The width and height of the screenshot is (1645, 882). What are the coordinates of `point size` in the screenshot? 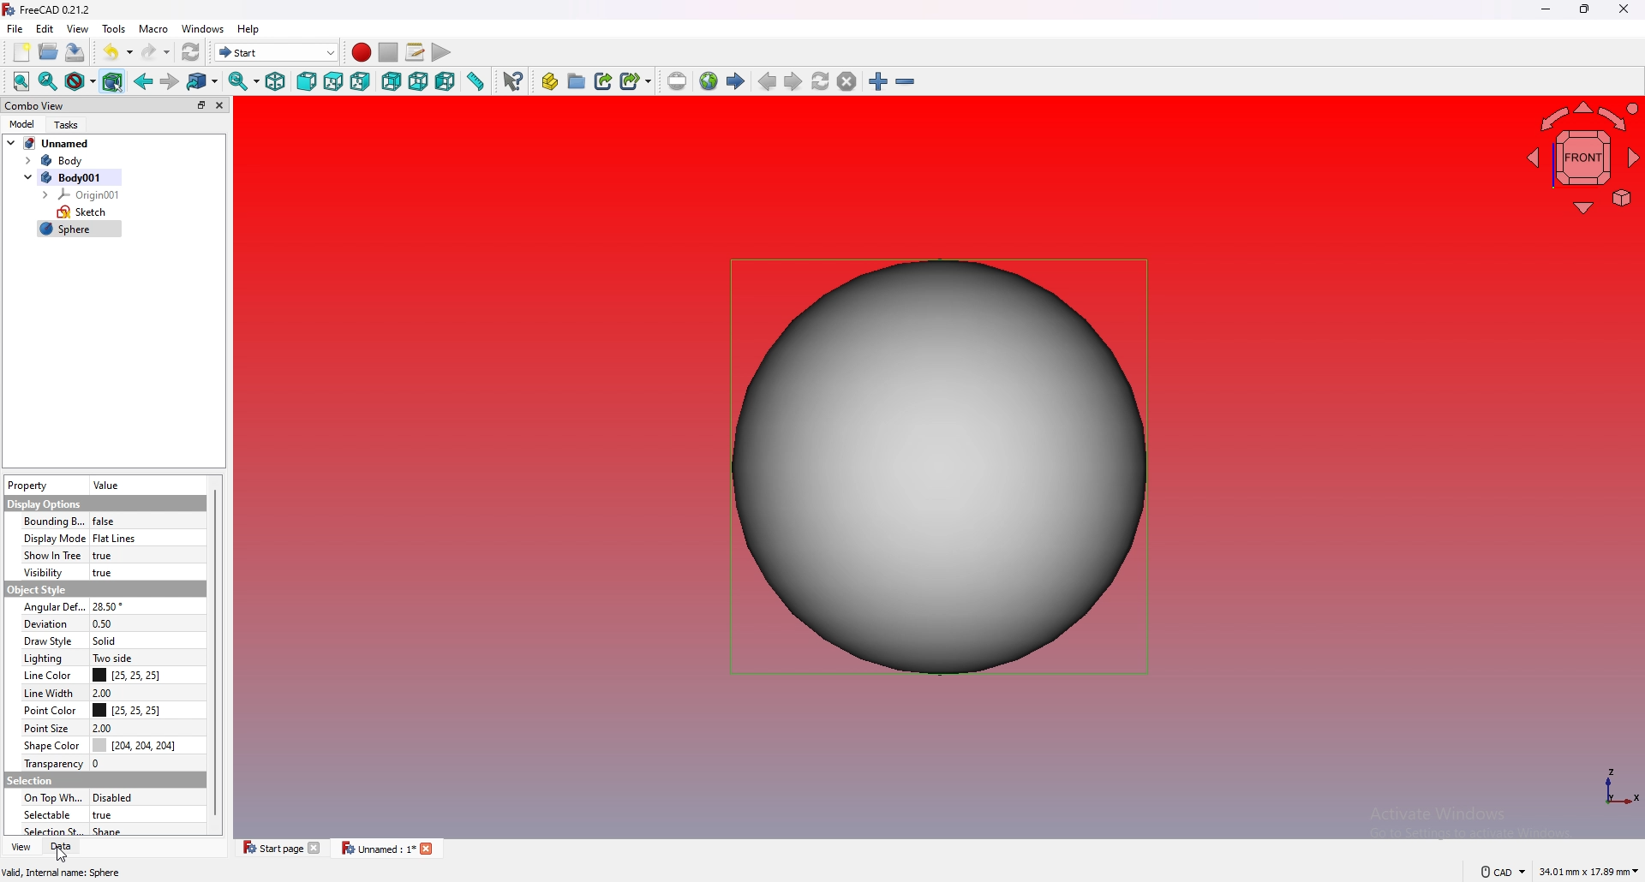 It's located at (106, 727).